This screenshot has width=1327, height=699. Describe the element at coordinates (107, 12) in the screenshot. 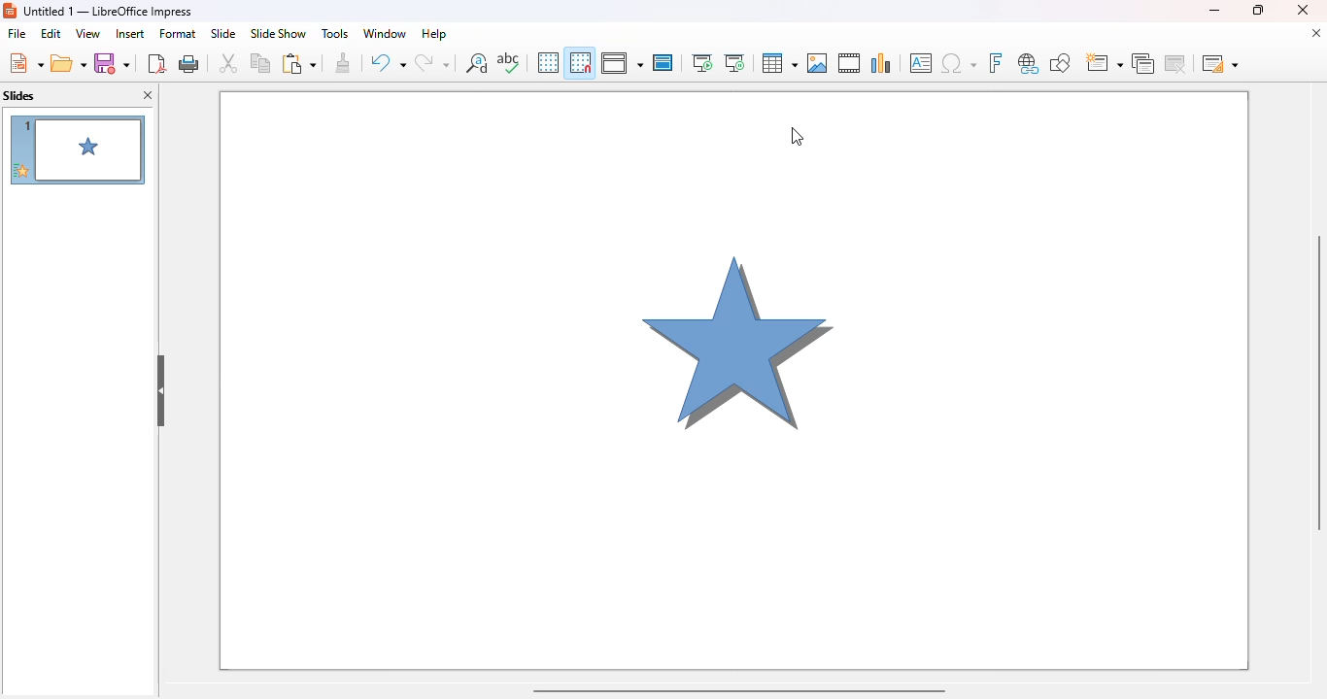

I see `Untitled 1 — LibreOffice Impress` at that location.